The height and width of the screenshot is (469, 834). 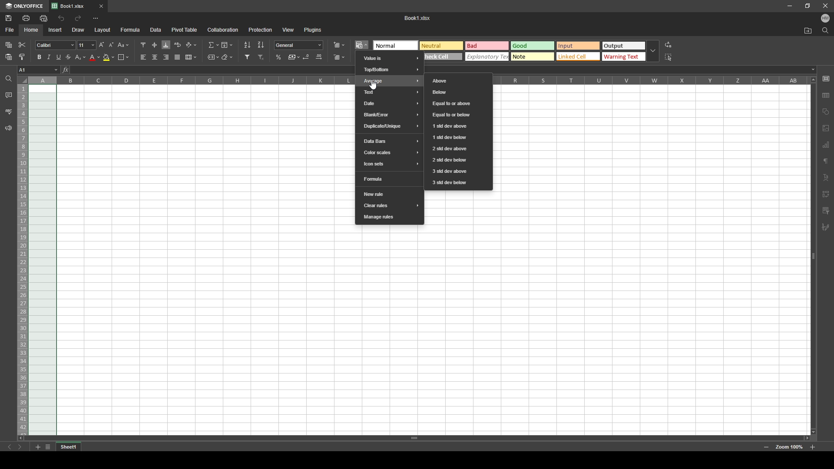 What do you see at coordinates (156, 29) in the screenshot?
I see `data` at bounding box center [156, 29].